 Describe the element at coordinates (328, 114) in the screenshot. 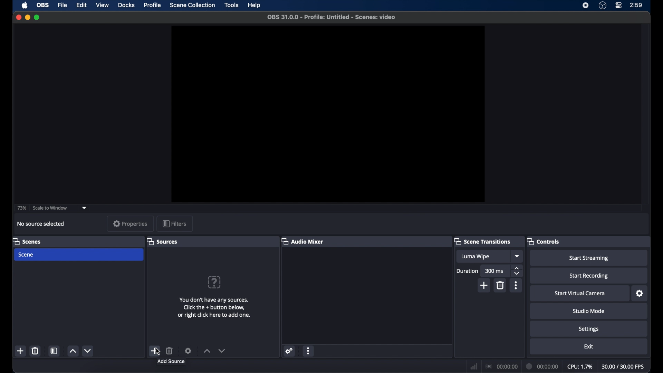

I see `preview` at that location.